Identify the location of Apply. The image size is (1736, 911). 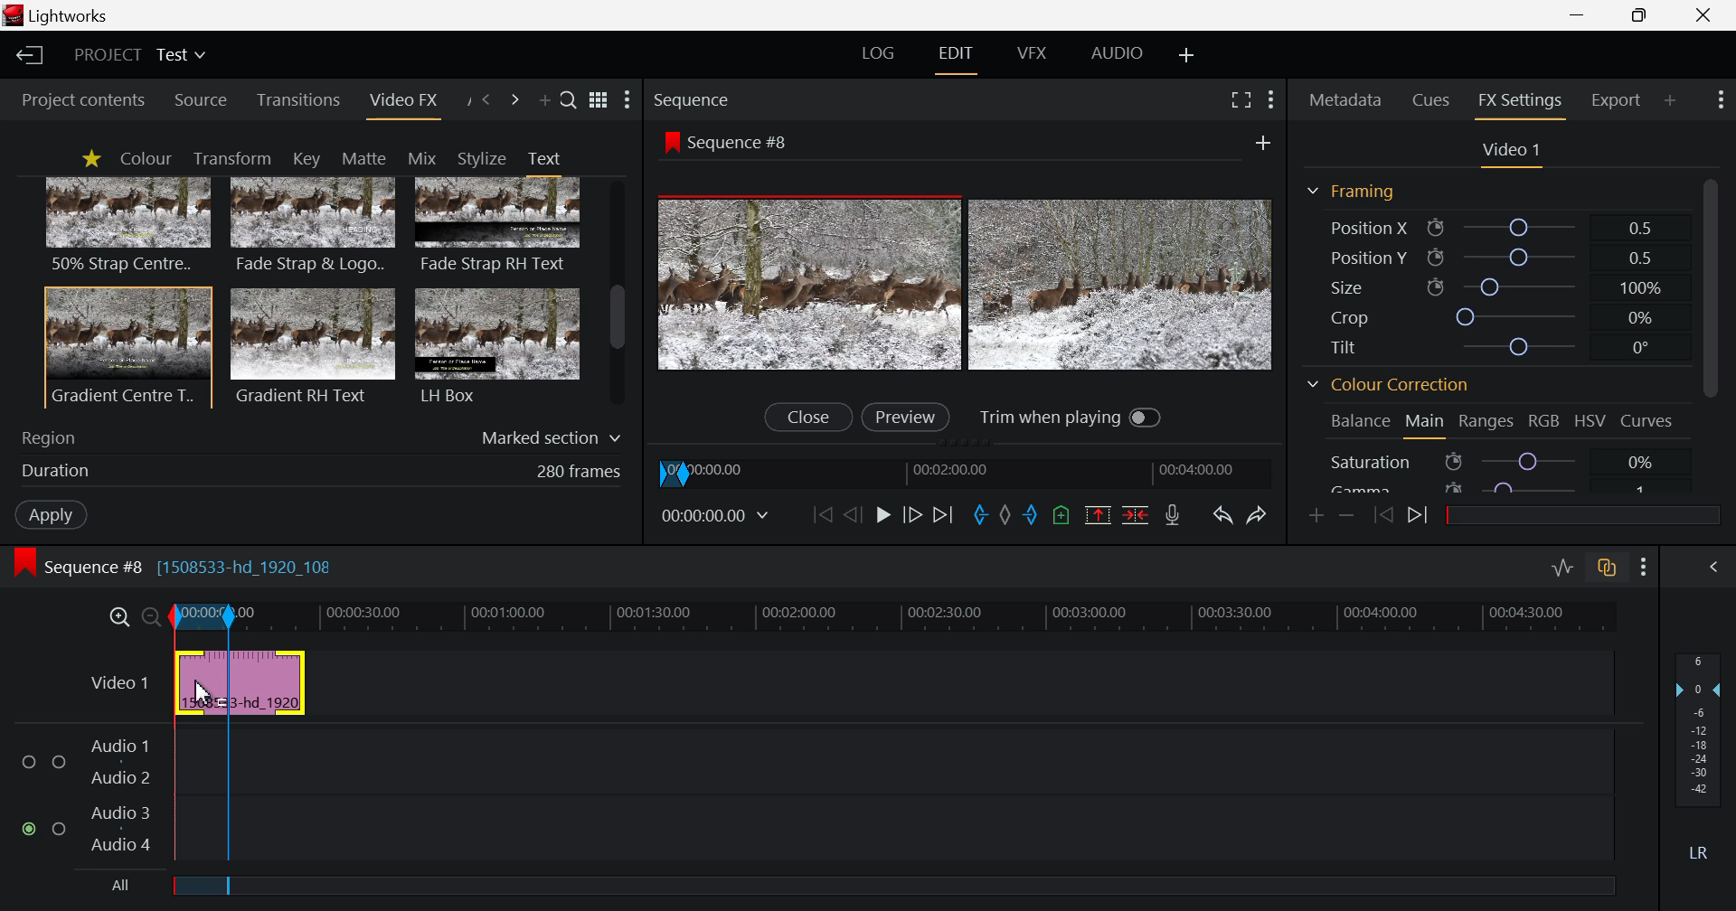
(47, 512).